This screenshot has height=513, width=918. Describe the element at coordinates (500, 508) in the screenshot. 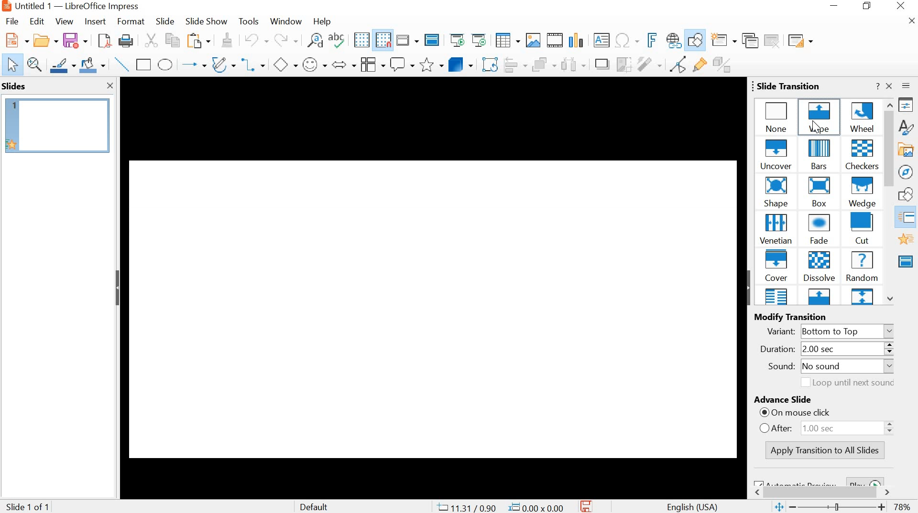

I see `POSITION AND SCALE` at that location.